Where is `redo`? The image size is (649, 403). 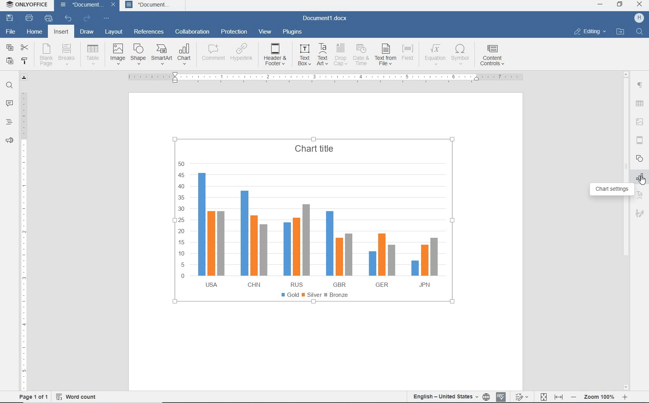
redo is located at coordinates (87, 19).